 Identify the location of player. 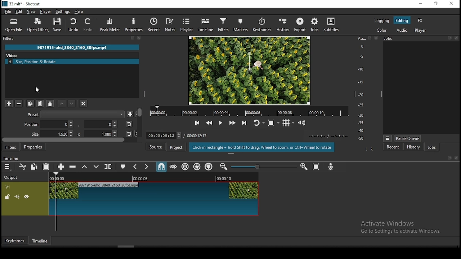
(422, 31).